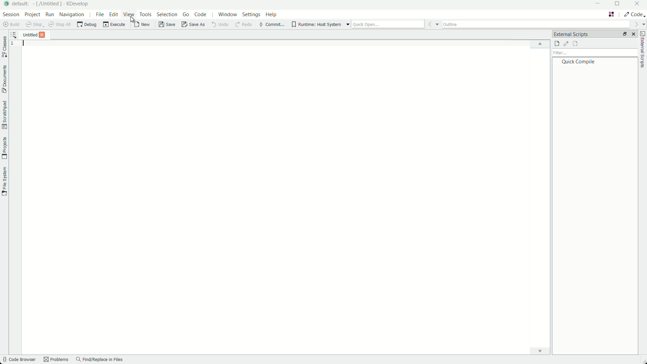 The height and width of the screenshot is (364, 647). What do you see at coordinates (271, 15) in the screenshot?
I see `help` at bounding box center [271, 15].